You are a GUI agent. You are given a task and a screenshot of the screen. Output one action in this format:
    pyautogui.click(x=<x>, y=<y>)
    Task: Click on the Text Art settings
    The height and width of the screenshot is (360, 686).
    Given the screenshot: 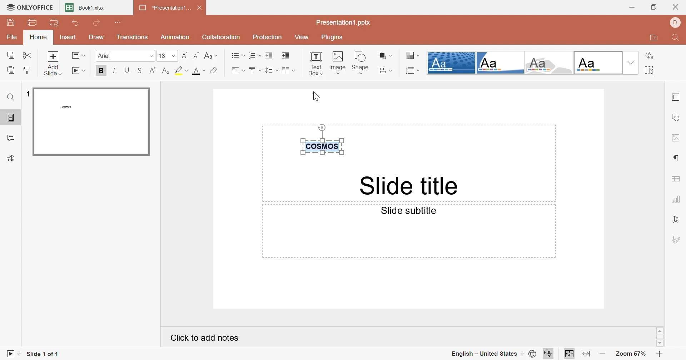 What is the action you would take?
    pyautogui.click(x=677, y=219)
    